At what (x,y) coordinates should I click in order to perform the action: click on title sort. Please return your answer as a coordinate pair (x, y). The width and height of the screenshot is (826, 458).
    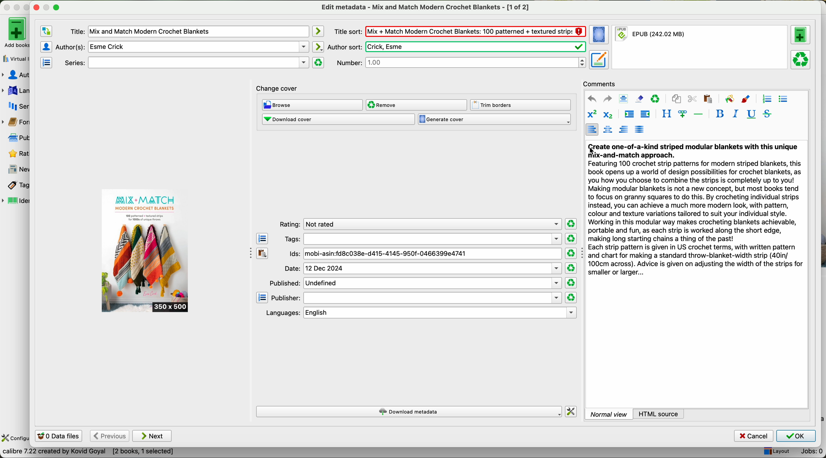
    Looking at the image, I should click on (459, 31).